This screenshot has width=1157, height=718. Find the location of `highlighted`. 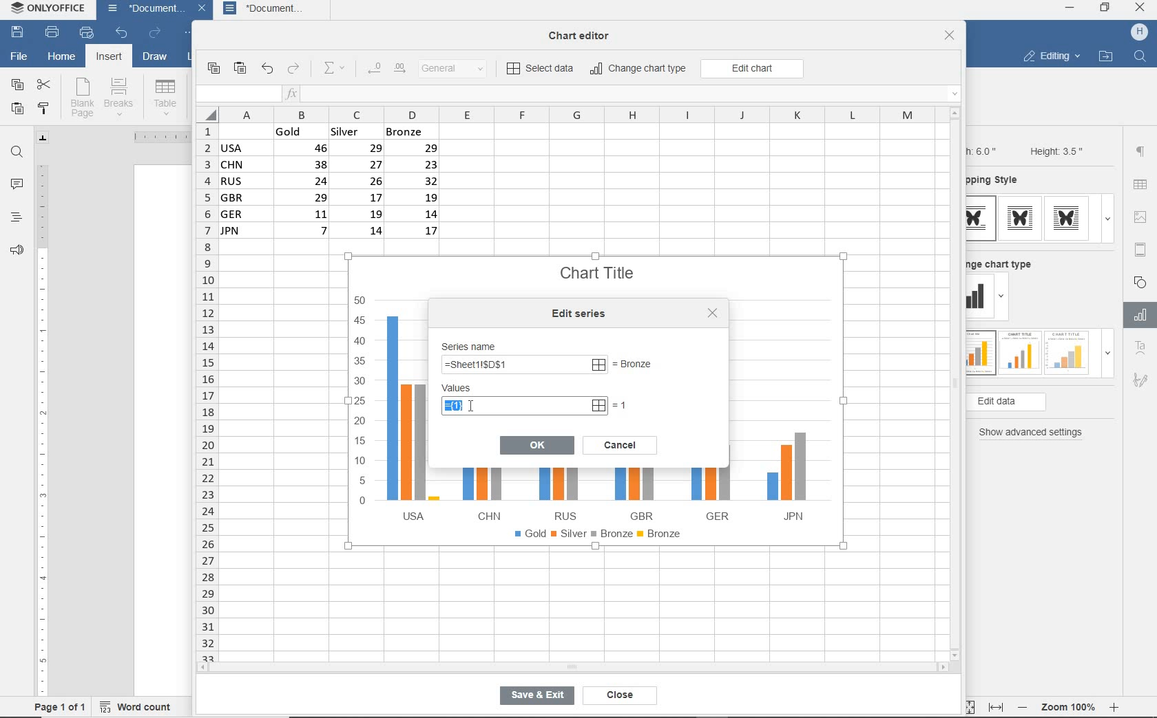

highlighted is located at coordinates (523, 406).